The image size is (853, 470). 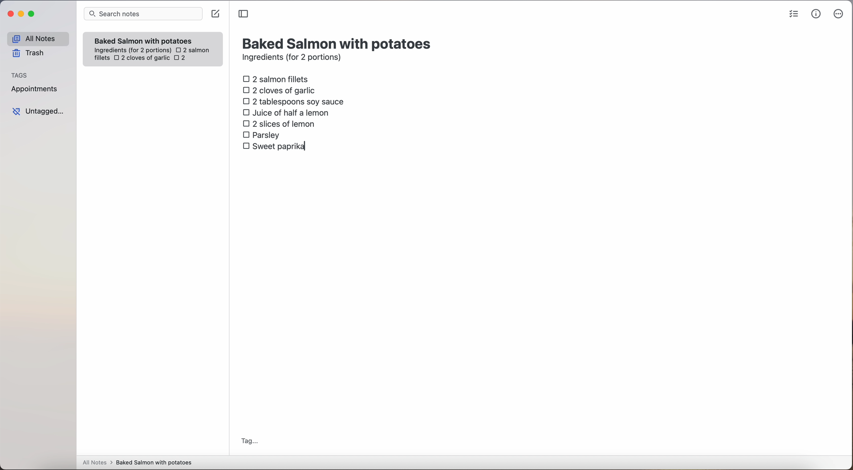 I want to click on 2 tablespoons soy sauce, so click(x=293, y=101).